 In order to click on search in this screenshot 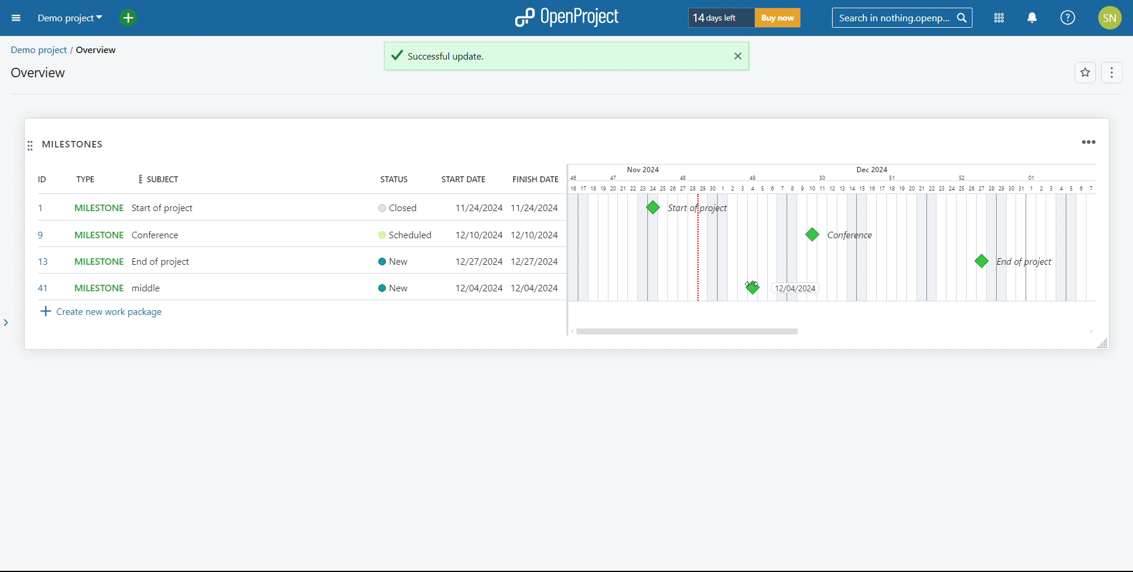, I will do `click(902, 18)`.